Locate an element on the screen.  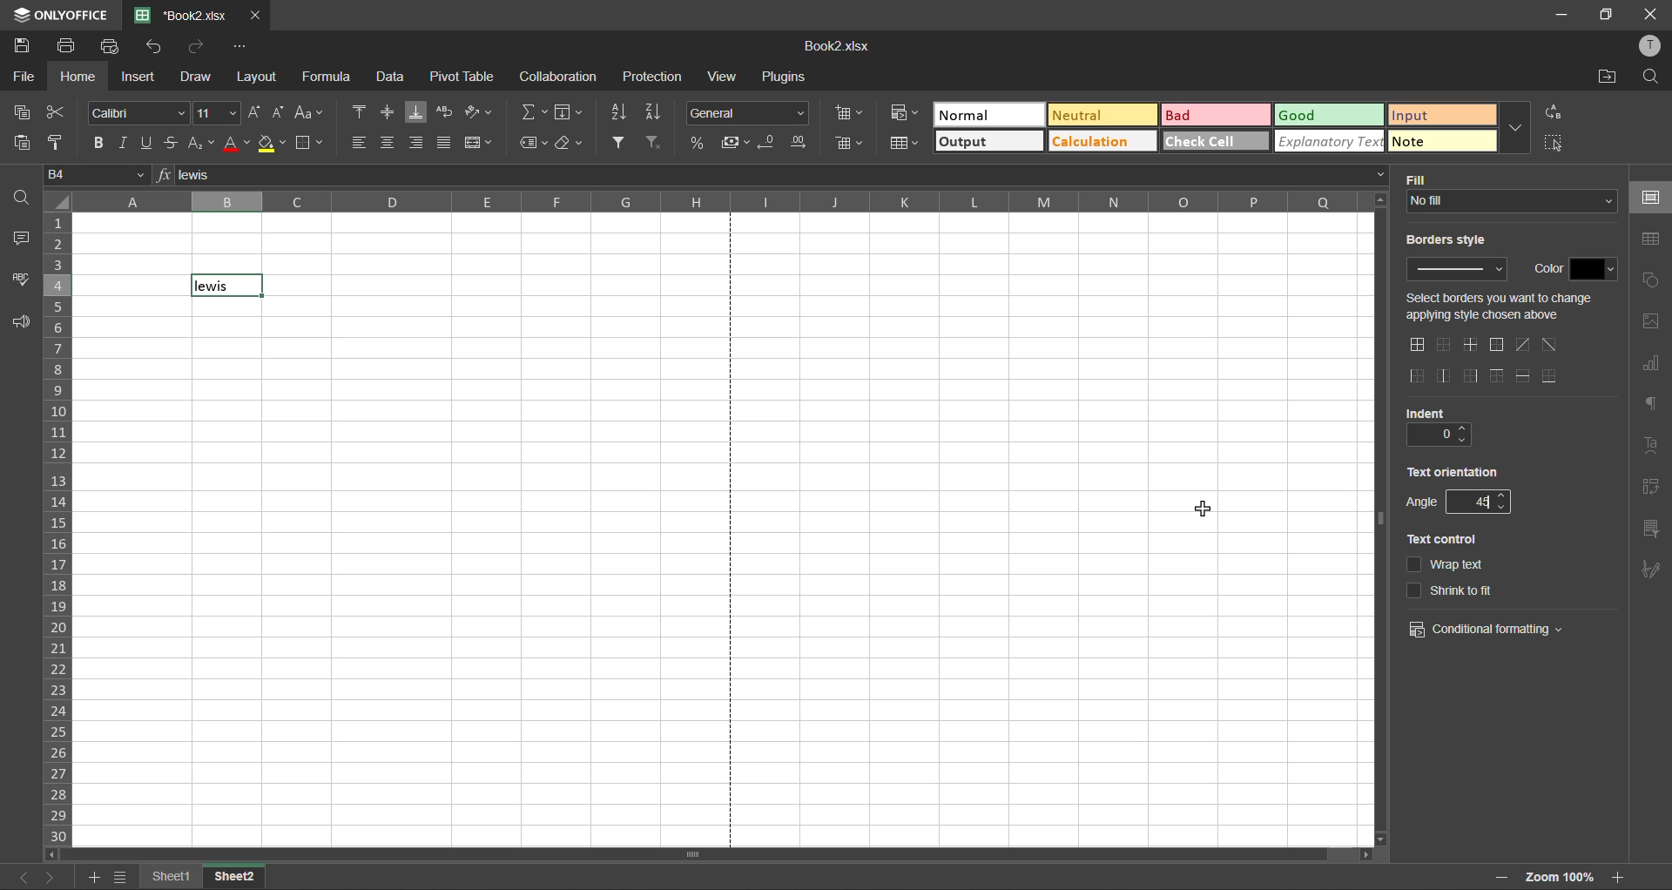
quick print is located at coordinates (109, 45).